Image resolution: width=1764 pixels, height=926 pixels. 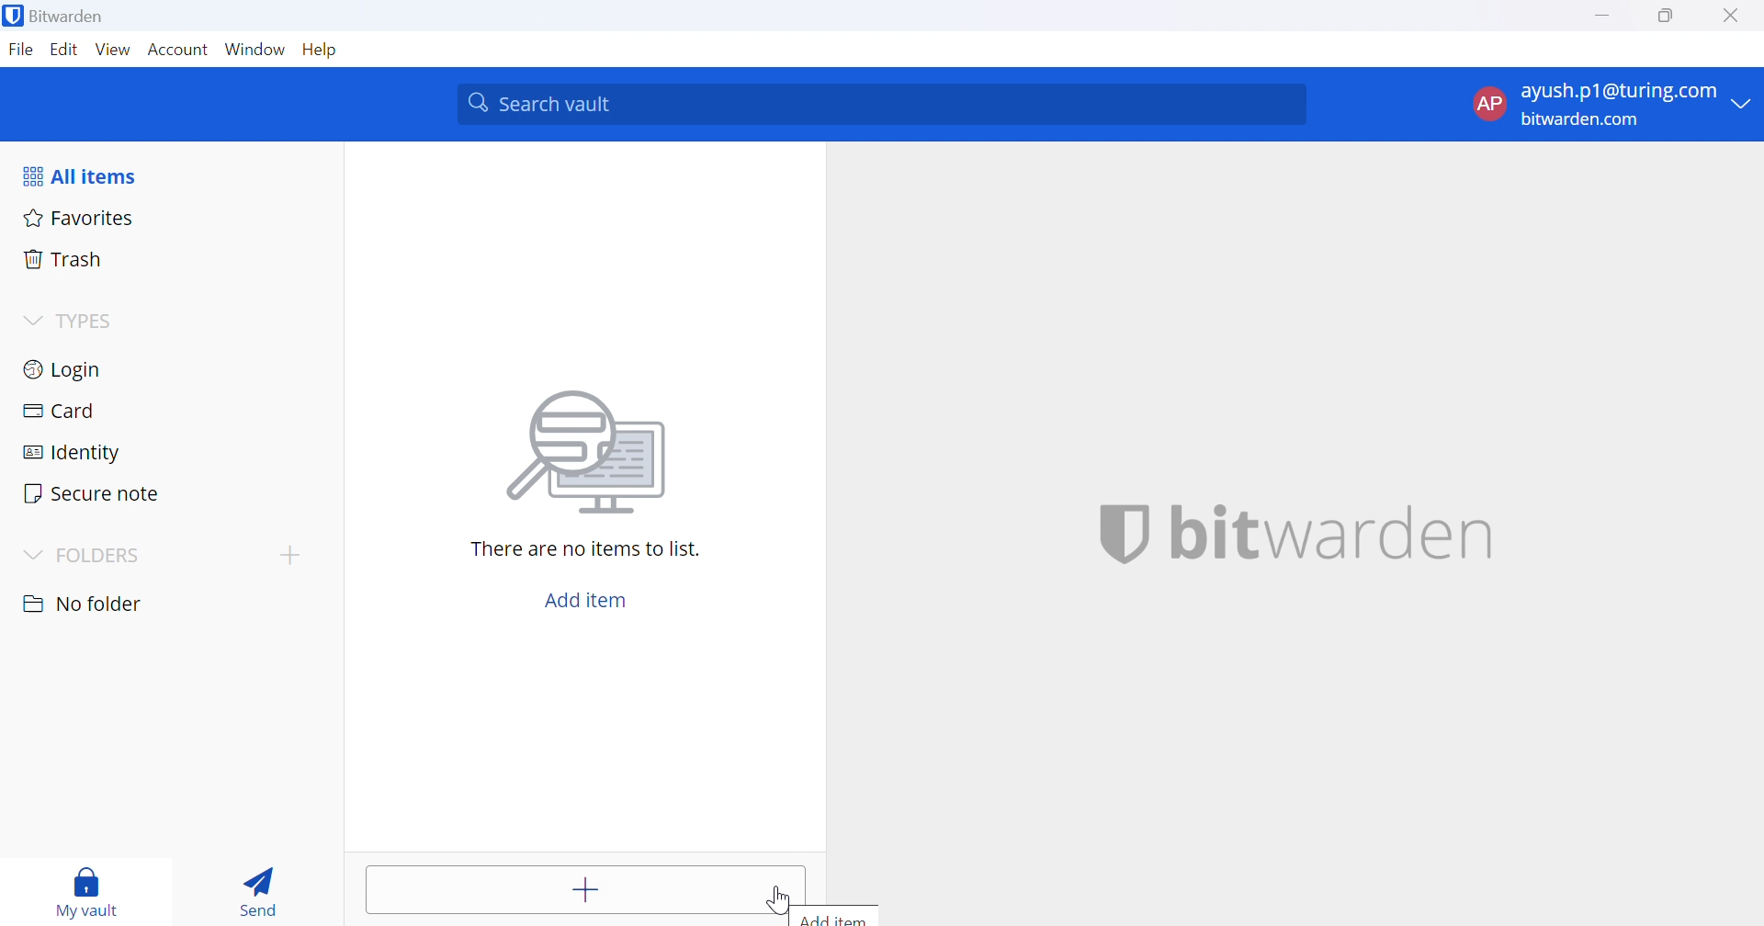 What do you see at coordinates (90, 895) in the screenshot?
I see `My vault` at bounding box center [90, 895].